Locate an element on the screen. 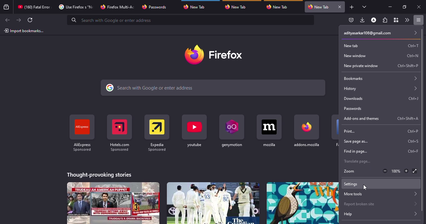 The image size is (426, 224). shortcut is located at coordinates (195, 131).